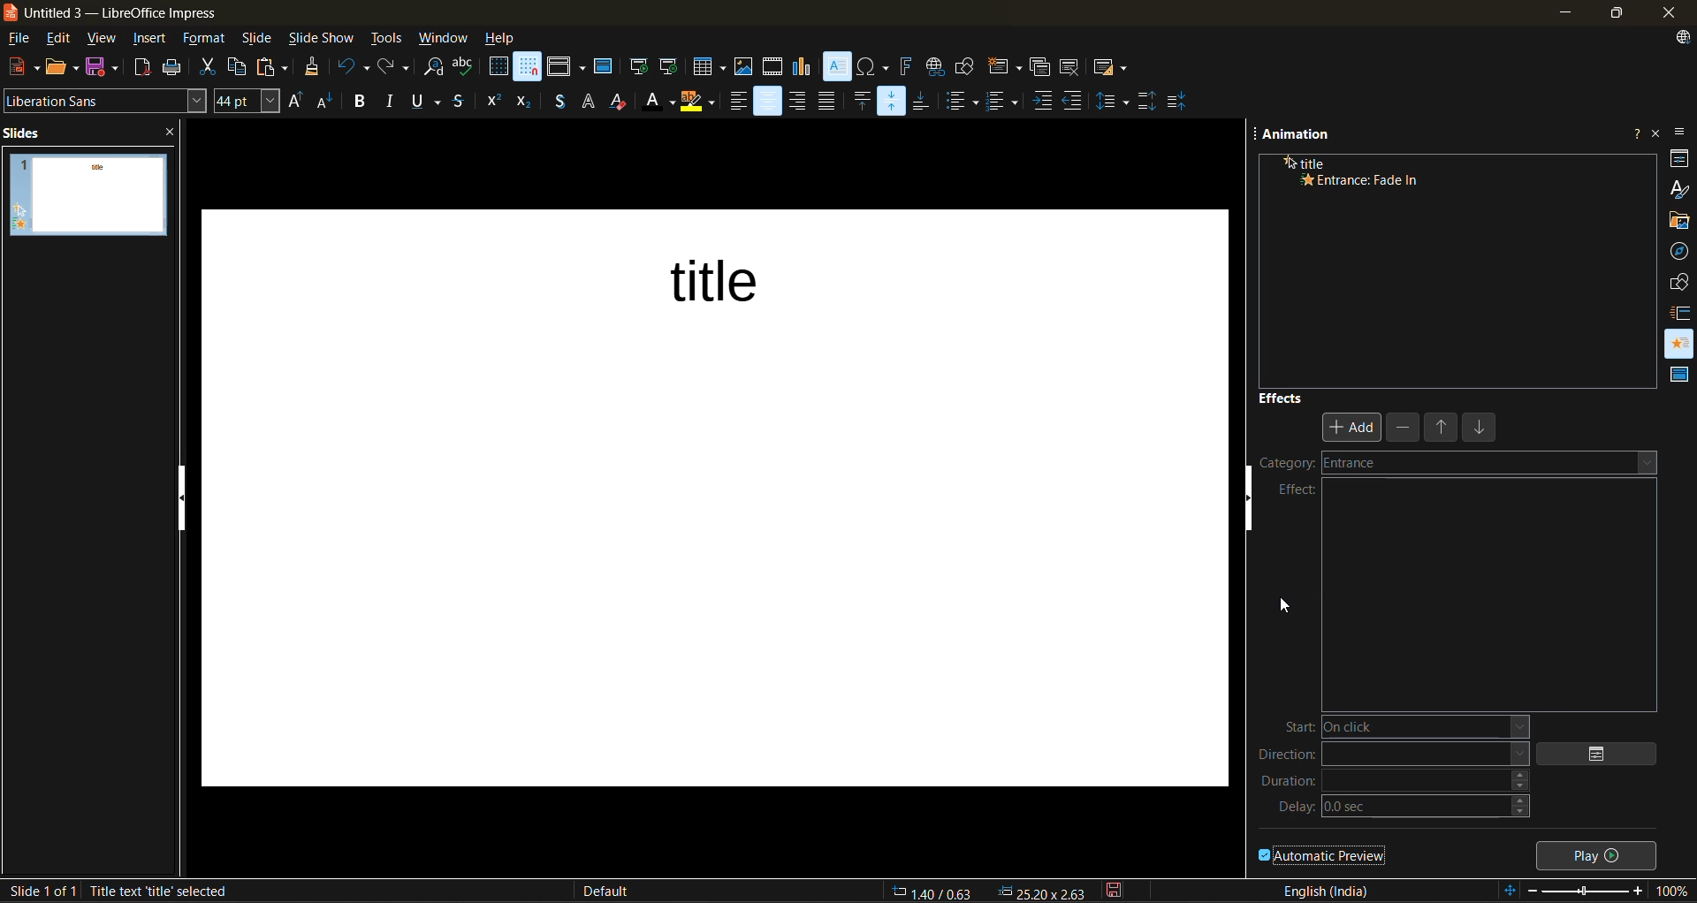  I want to click on slide master name, so click(616, 892).